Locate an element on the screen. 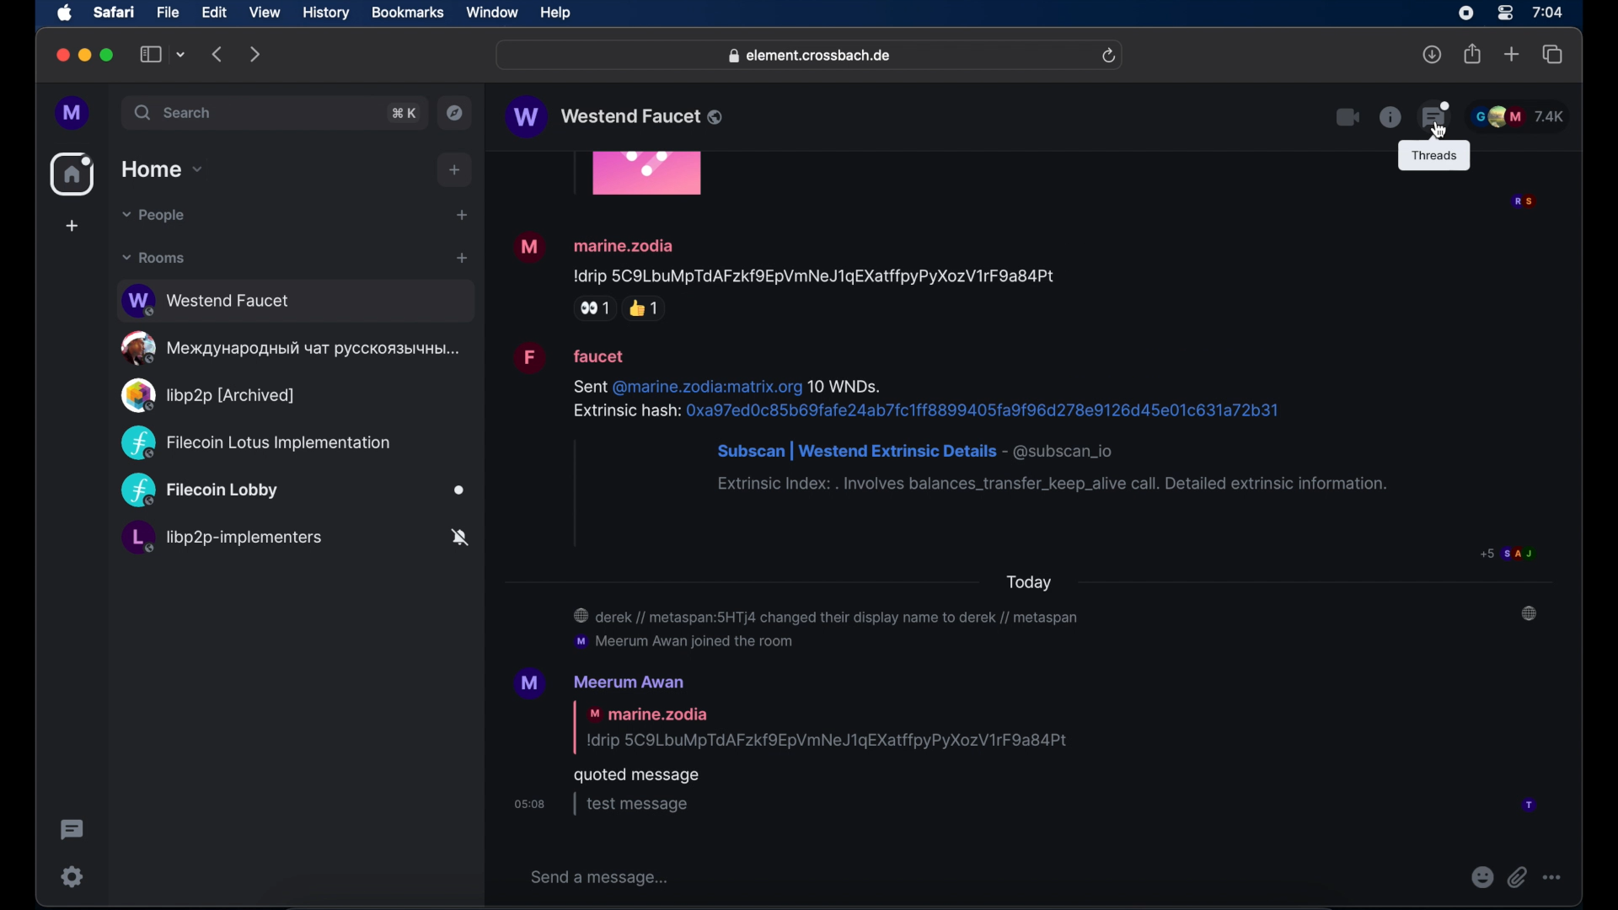 This screenshot has height=910, width=1618. obscured icon is located at coordinates (640, 176).